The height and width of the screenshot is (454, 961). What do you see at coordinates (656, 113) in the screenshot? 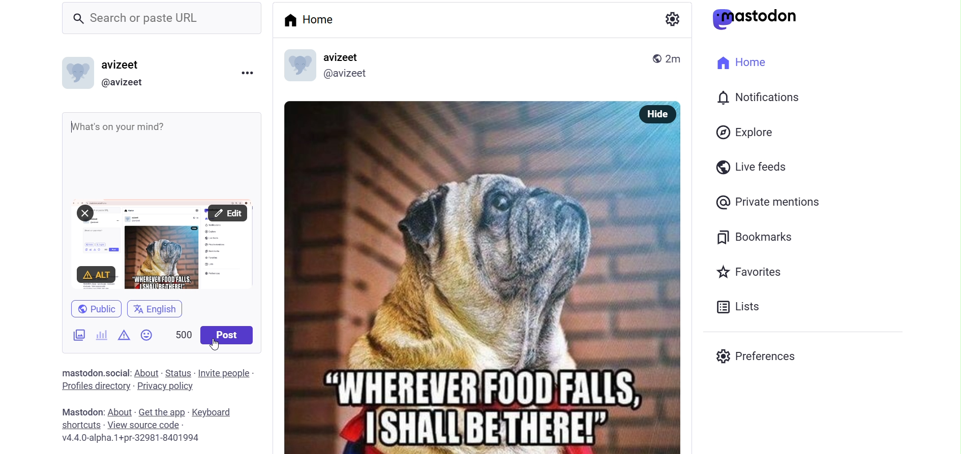
I see `hide` at bounding box center [656, 113].